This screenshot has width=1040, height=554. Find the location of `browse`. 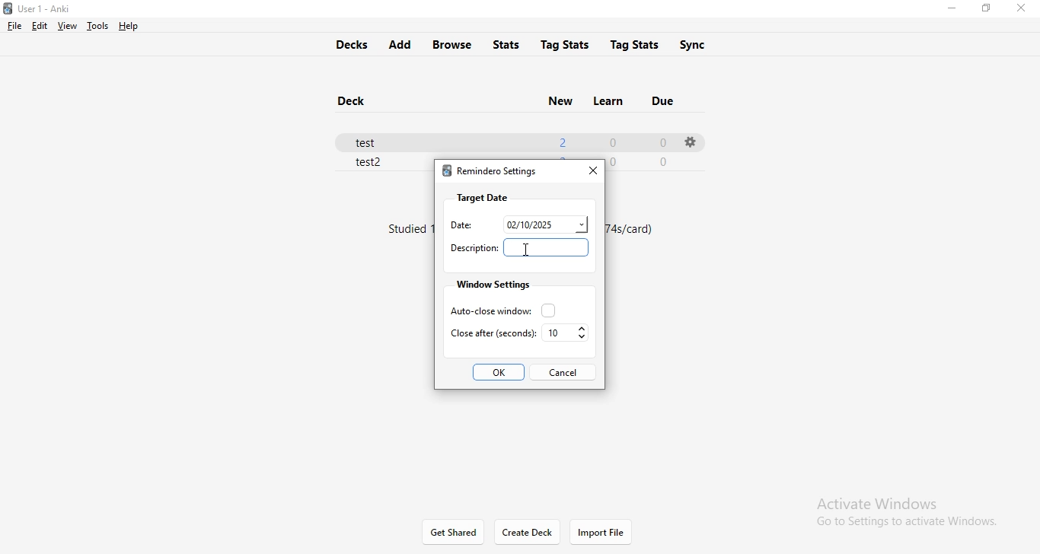

browse is located at coordinates (454, 44).